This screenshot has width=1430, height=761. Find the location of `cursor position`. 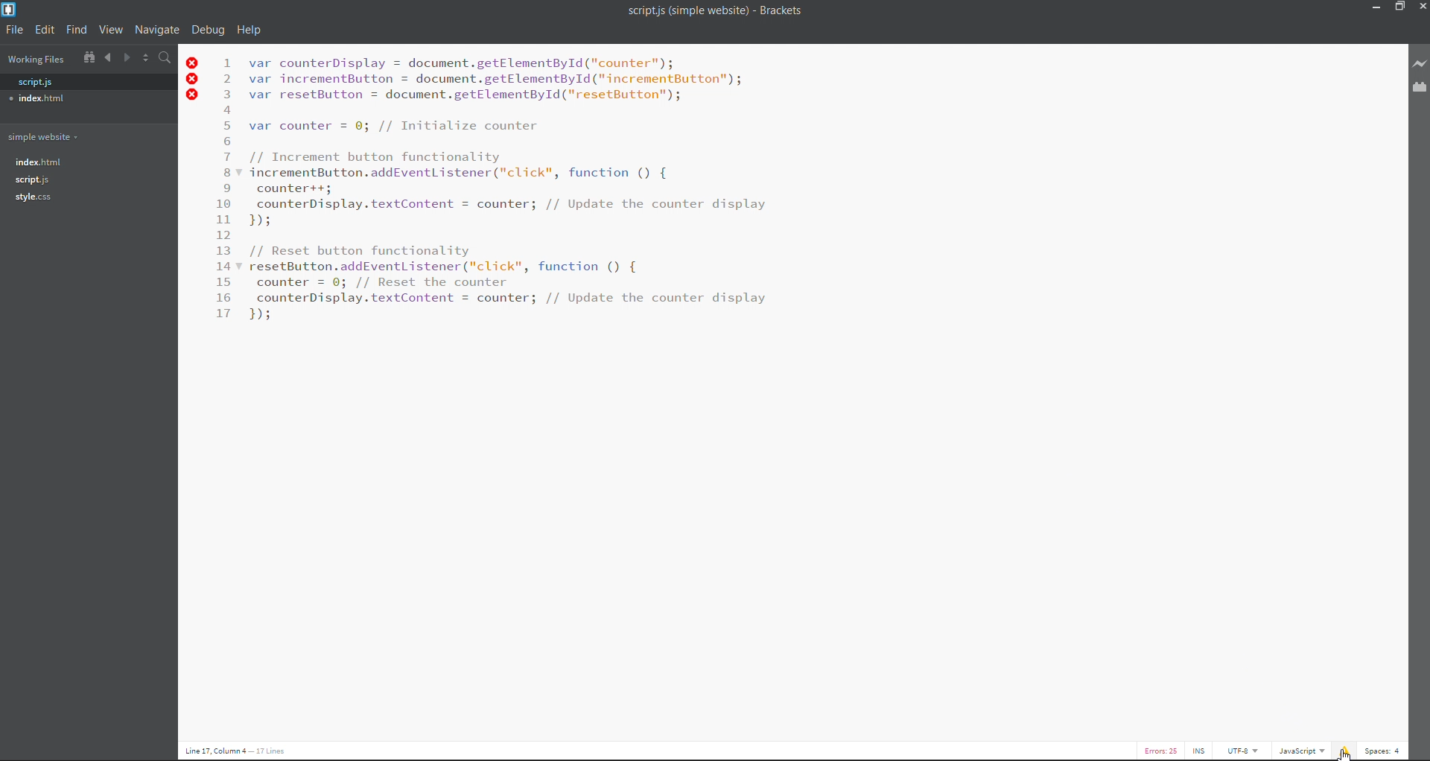

cursor position is located at coordinates (249, 751).